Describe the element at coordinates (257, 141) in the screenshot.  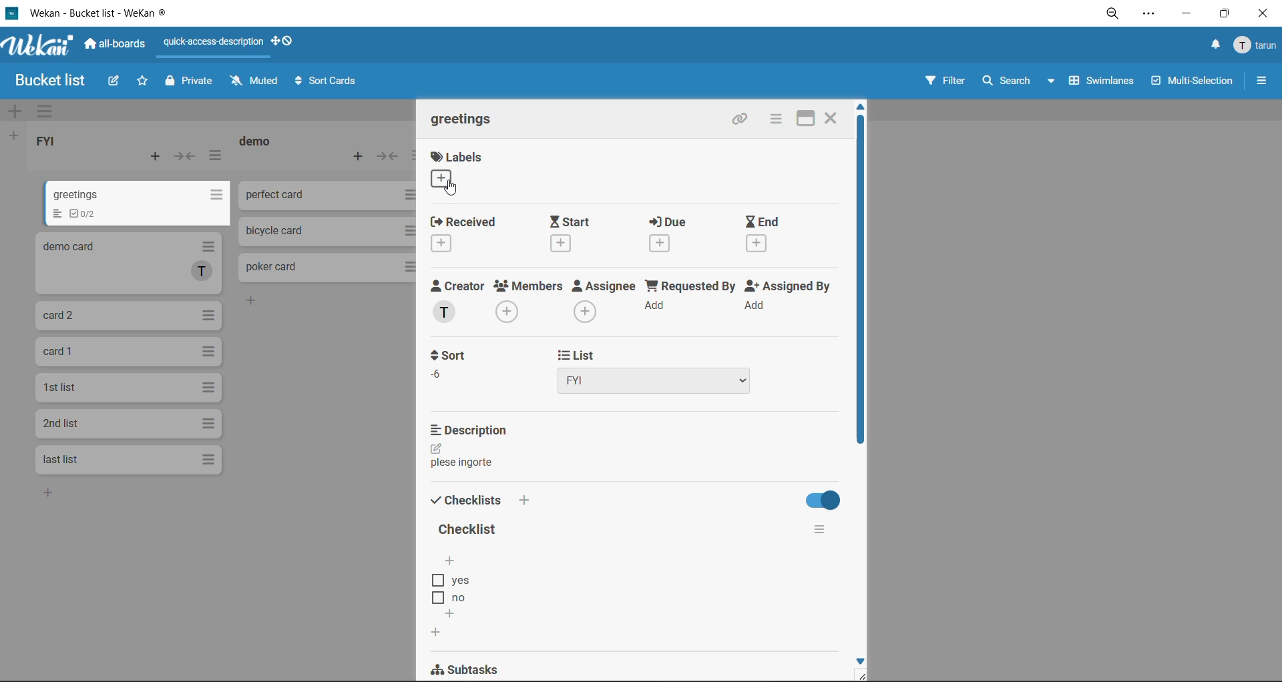
I see `list title` at that location.